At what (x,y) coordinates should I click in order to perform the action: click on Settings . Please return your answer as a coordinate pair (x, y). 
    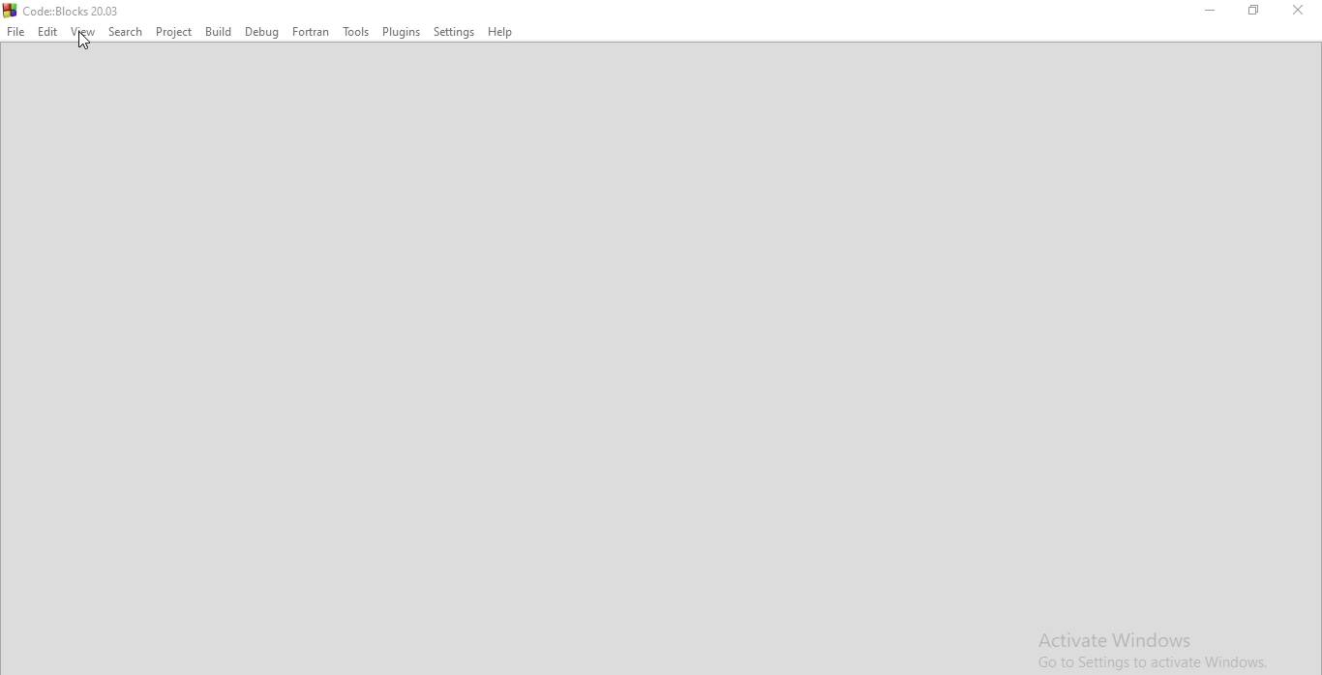
    Looking at the image, I should click on (454, 31).